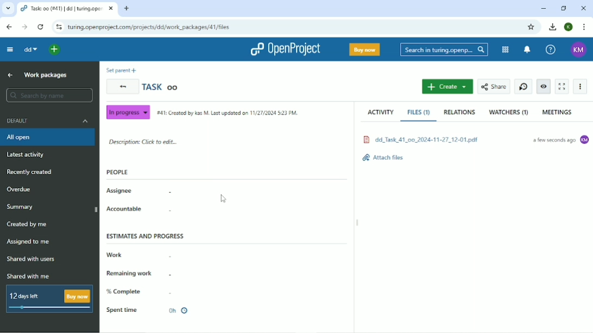  I want to click on Restore down, so click(563, 8).